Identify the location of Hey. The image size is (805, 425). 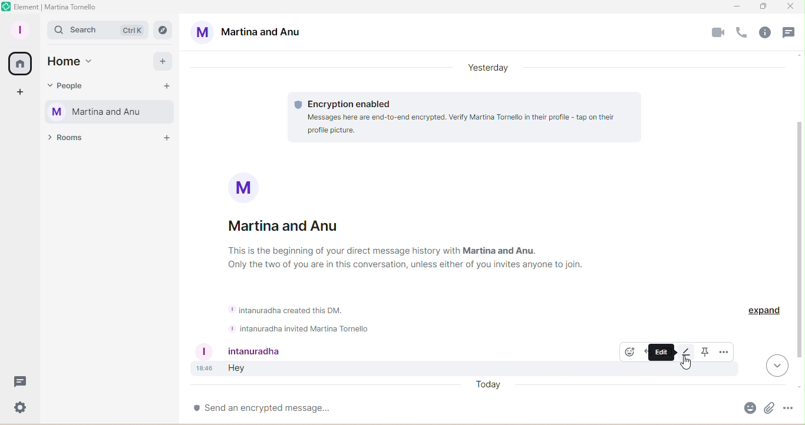
(238, 369).